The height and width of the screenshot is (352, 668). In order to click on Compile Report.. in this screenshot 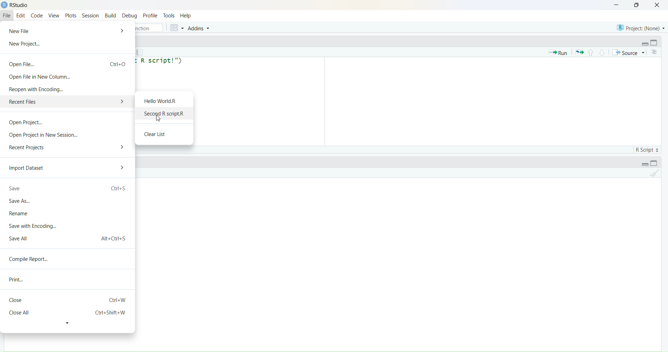, I will do `click(31, 259)`.